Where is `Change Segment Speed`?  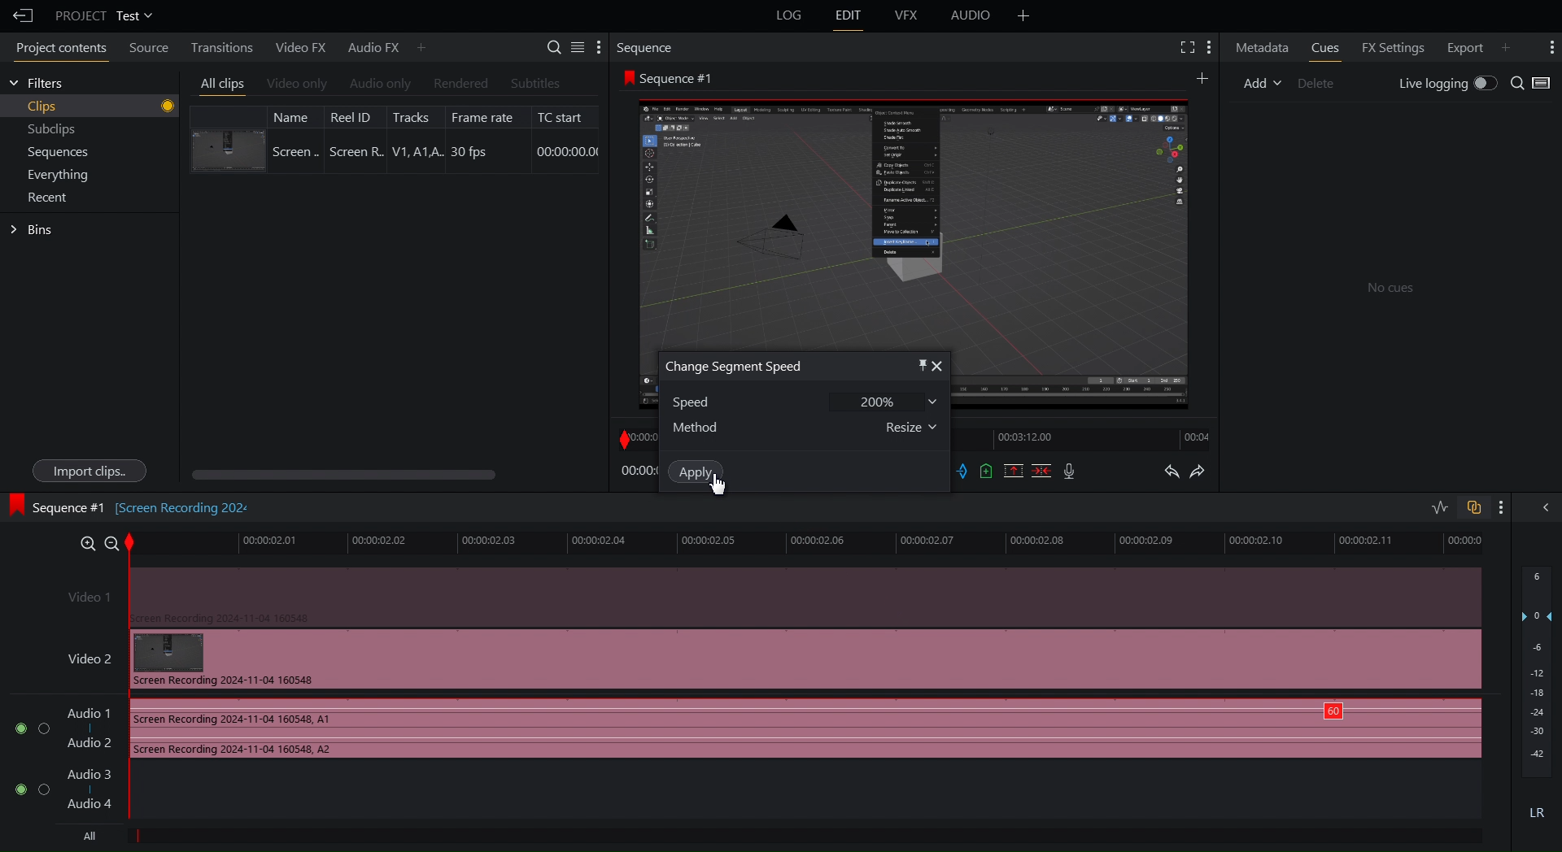 Change Segment Speed is located at coordinates (735, 367).